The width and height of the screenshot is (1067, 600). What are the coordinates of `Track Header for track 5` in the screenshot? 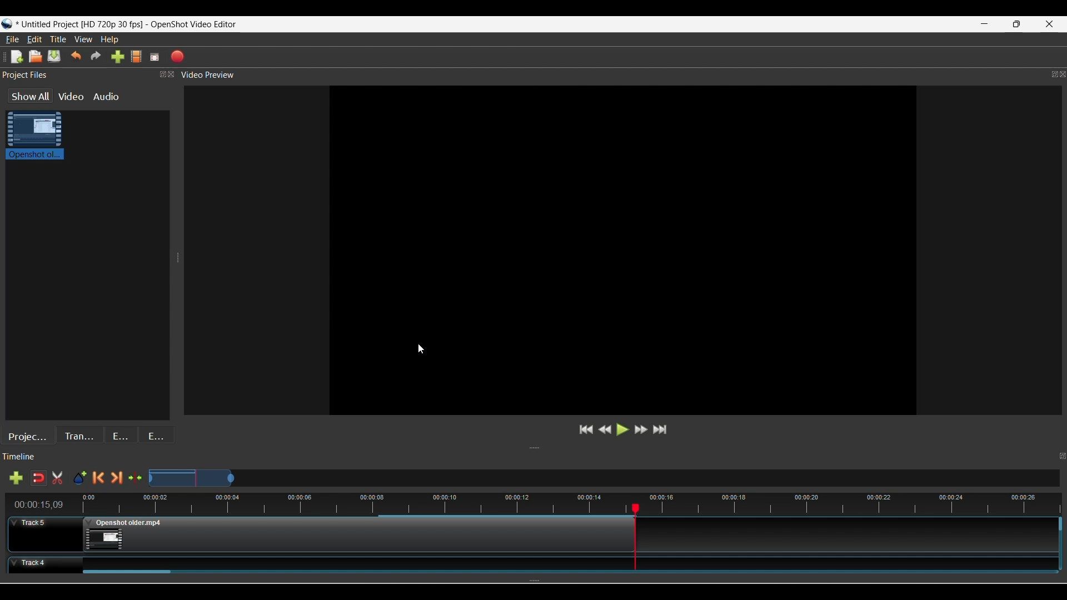 It's located at (45, 534).